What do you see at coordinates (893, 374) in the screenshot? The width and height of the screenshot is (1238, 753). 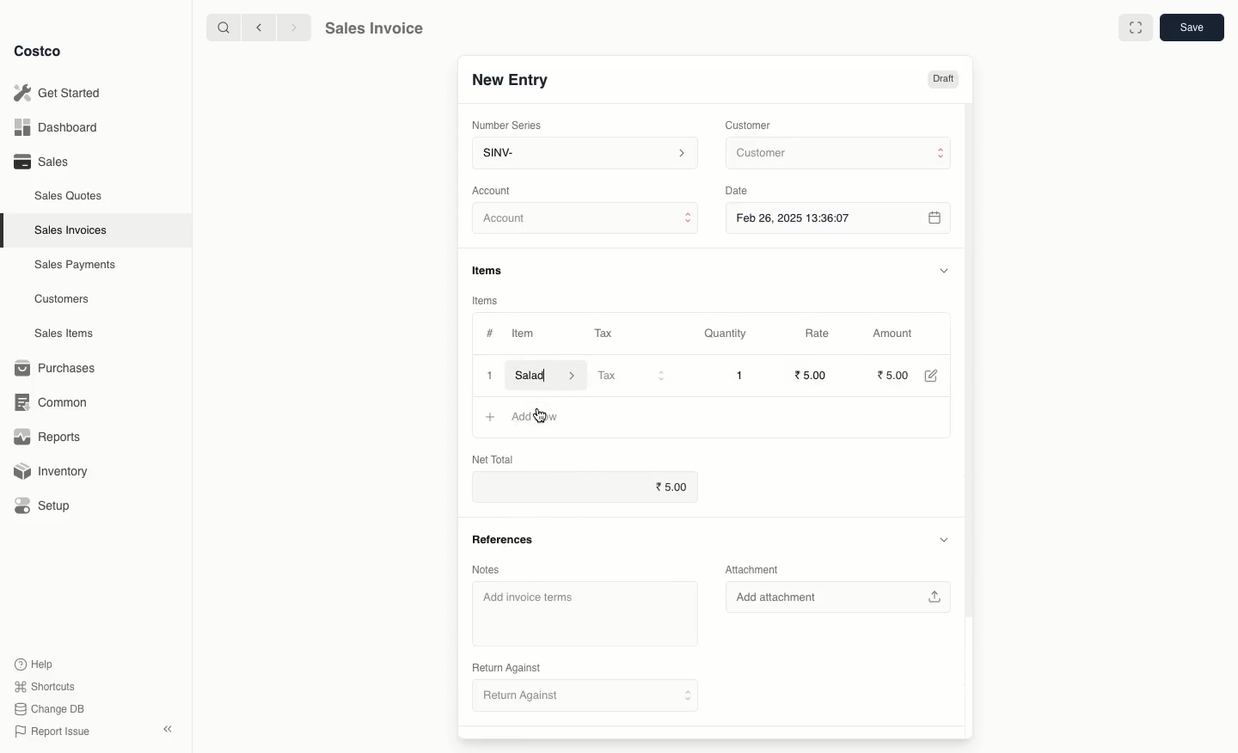 I see `5.00` at bounding box center [893, 374].